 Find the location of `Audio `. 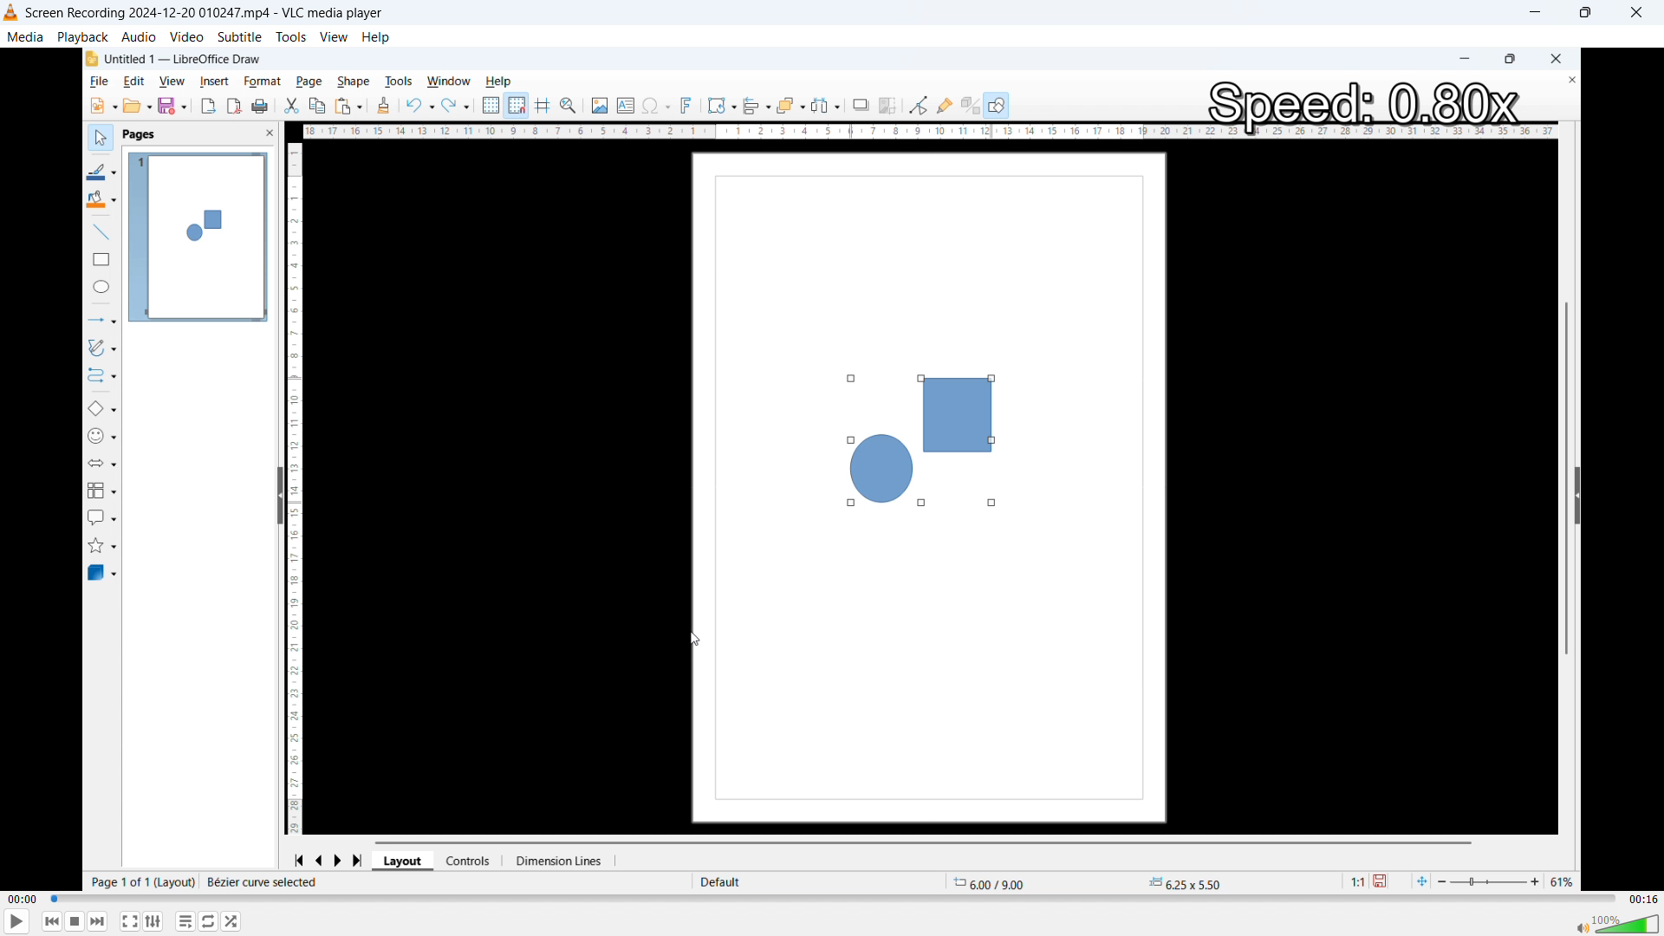

Audio  is located at coordinates (140, 36).